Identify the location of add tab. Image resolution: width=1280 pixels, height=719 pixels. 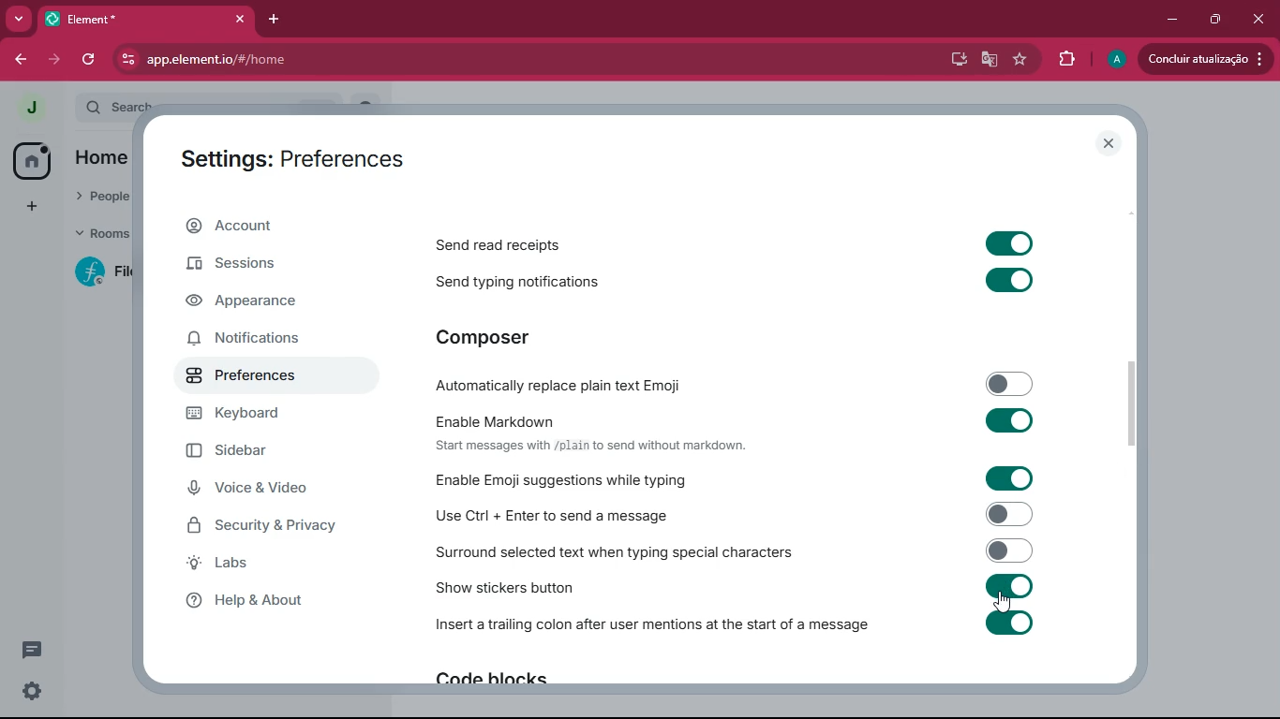
(277, 19).